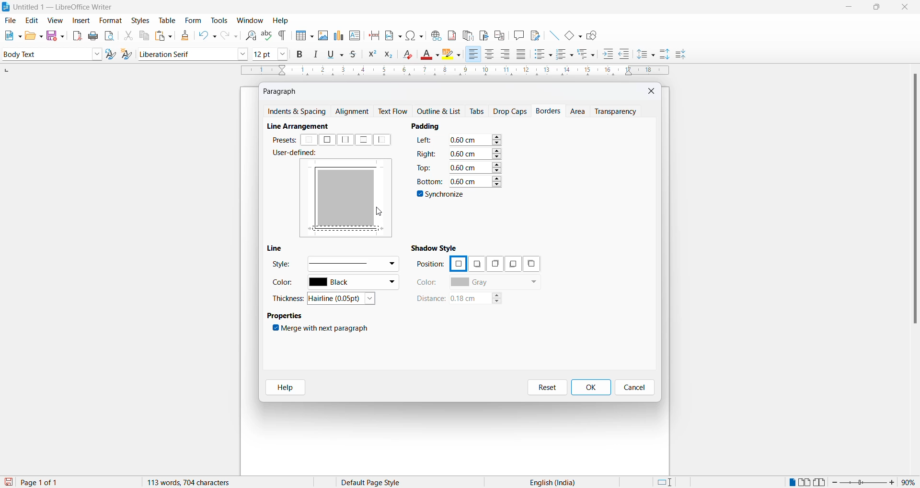  I want to click on table, so click(167, 20).